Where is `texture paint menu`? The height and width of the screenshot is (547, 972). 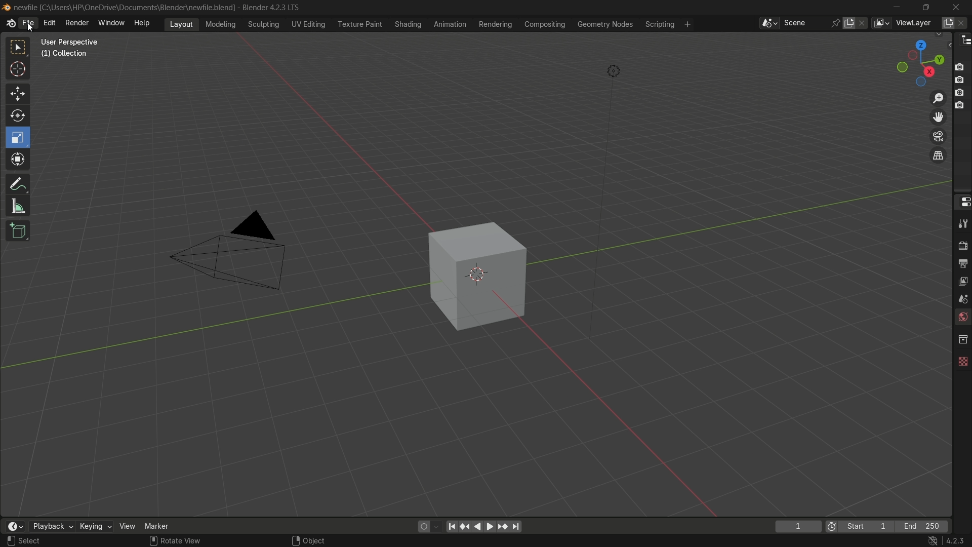
texture paint menu is located at coordinates (359, 23).